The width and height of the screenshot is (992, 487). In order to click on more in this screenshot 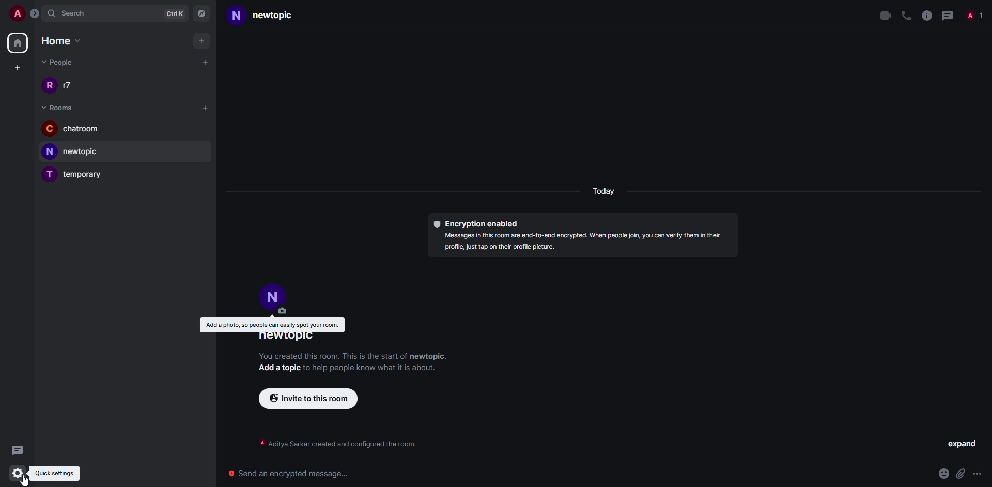, I will do `click(978, 474)`.